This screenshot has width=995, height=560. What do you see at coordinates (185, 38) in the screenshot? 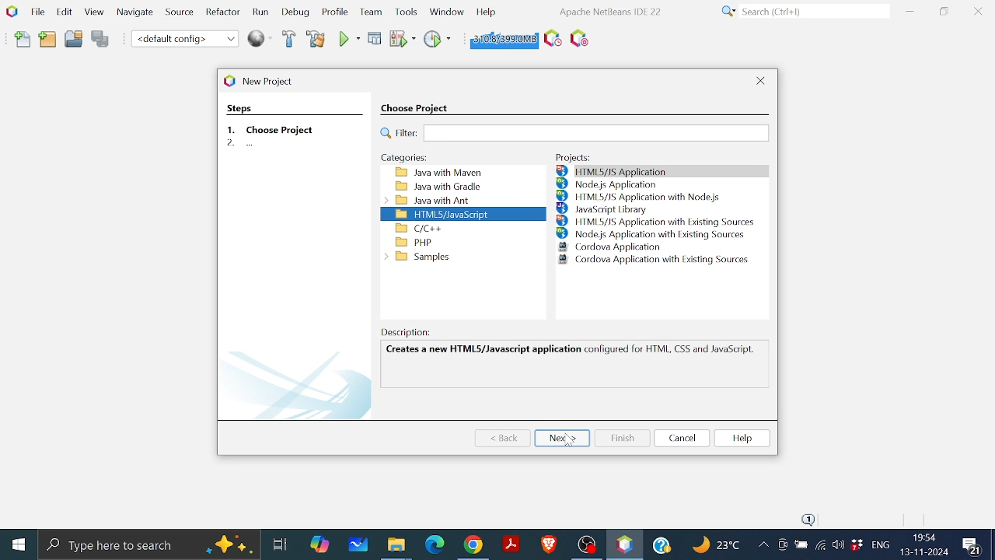
I see `Default coding` at bounding box center [185, 38].